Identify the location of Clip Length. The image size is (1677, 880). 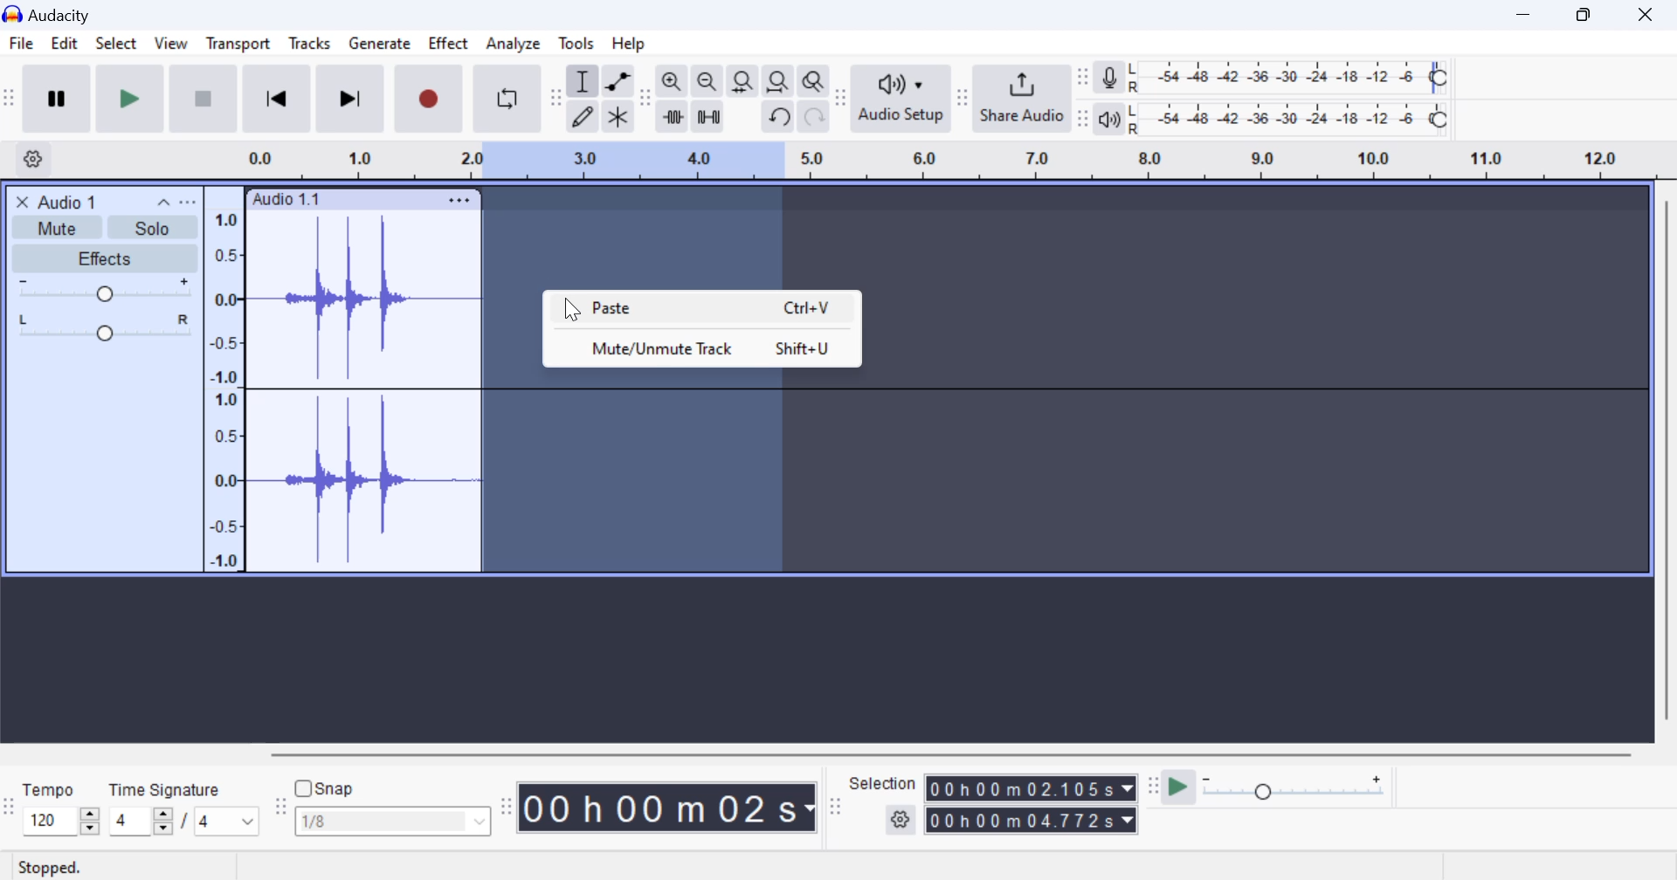
(671, 807).